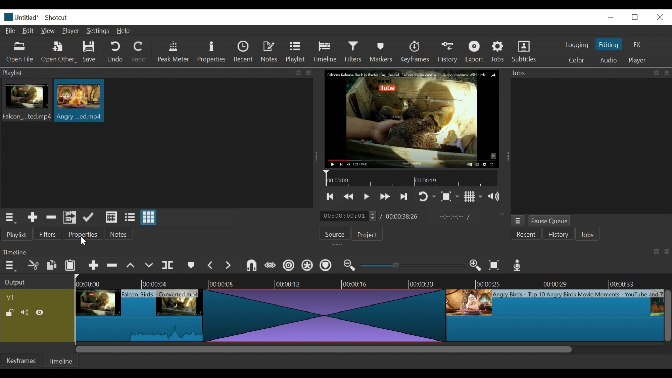 This screenshot has width=672, height=378. Describe the element at coordinates (49, 31) in the screenshot. I see `View` at that location.